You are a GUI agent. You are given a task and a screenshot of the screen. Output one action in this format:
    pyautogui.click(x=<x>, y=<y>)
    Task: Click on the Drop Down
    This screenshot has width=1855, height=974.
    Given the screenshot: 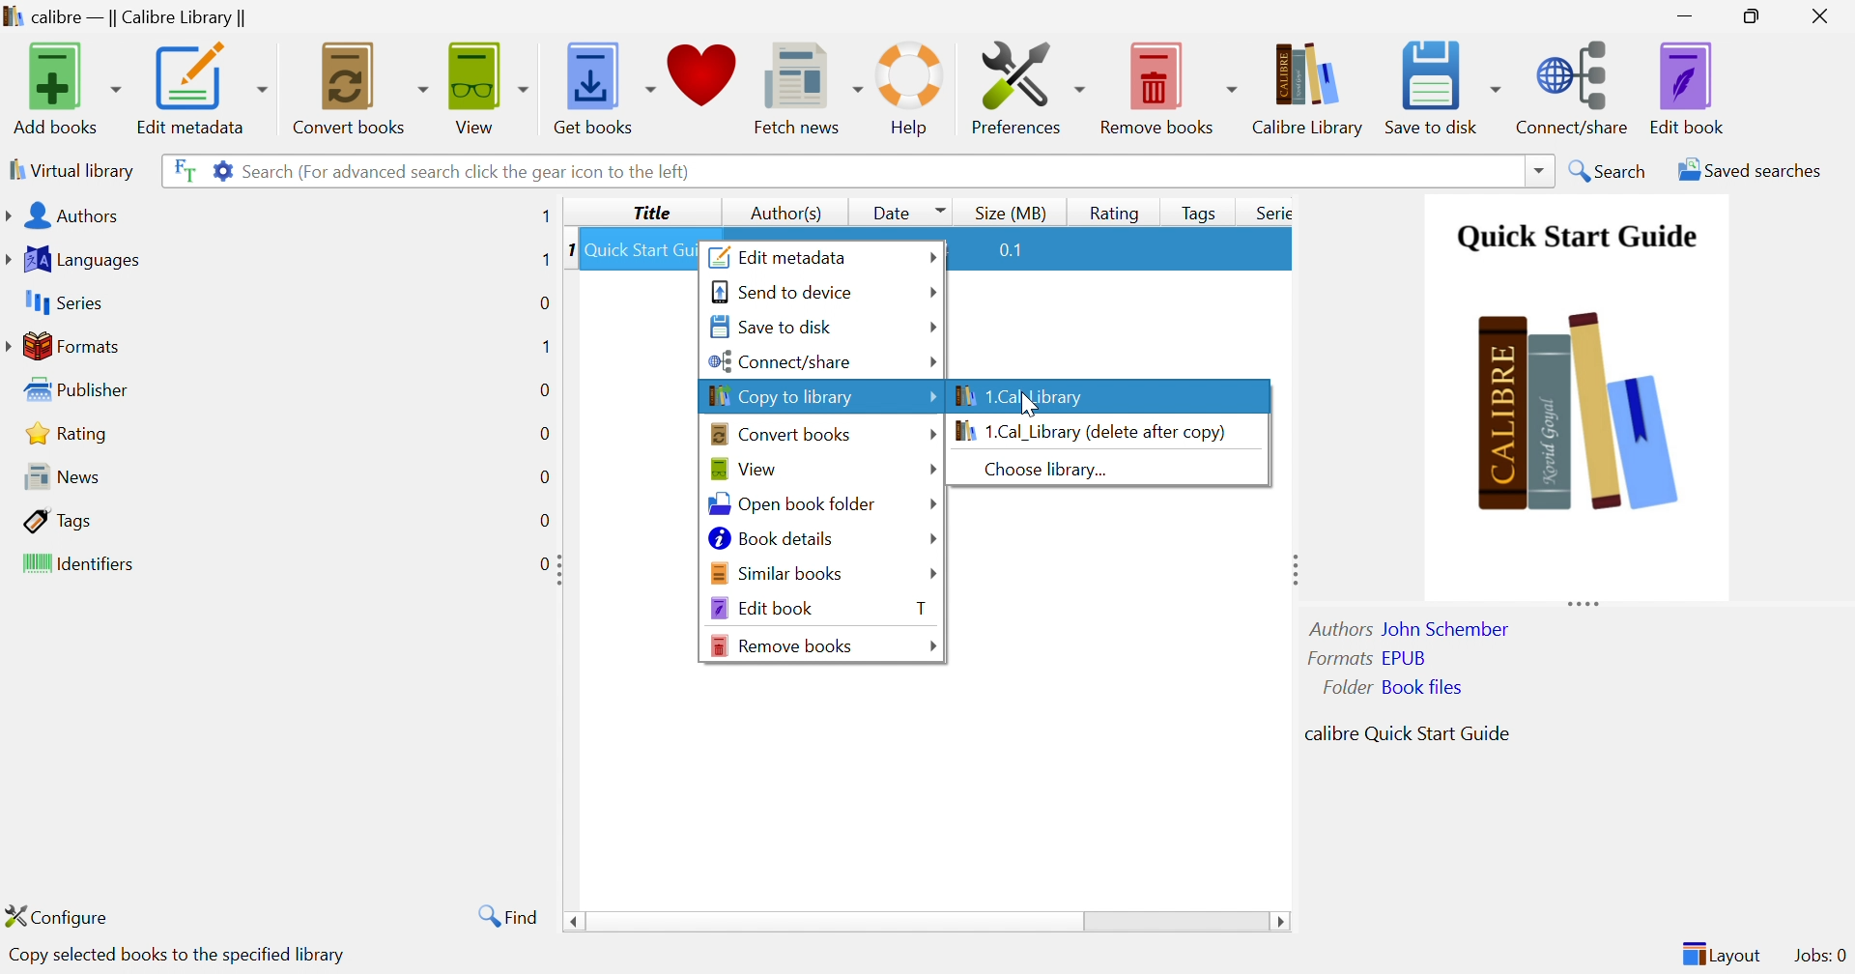 What is the action you would take?
    pyautogui.click(x=932, y=327)
    